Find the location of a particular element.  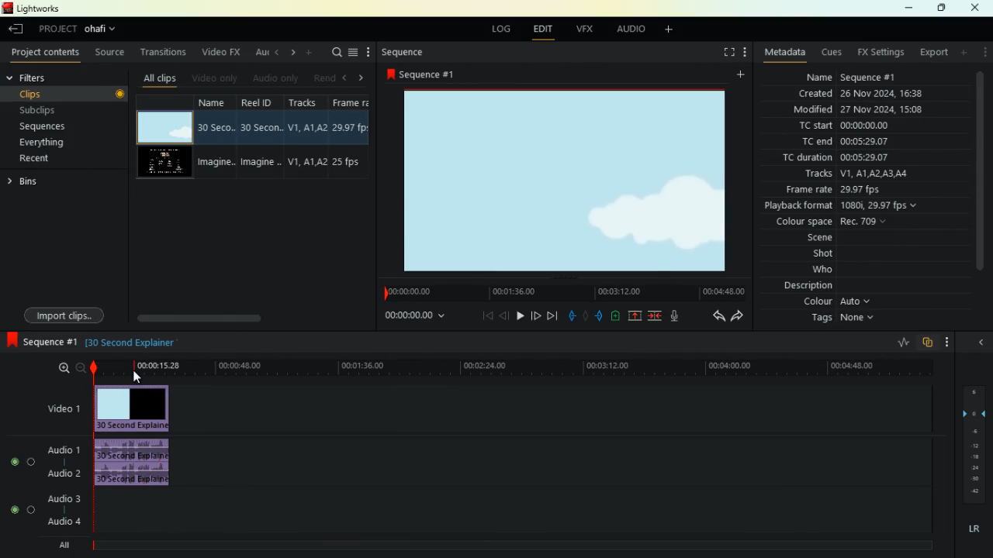

audio only is located at coordinates (279, 77).